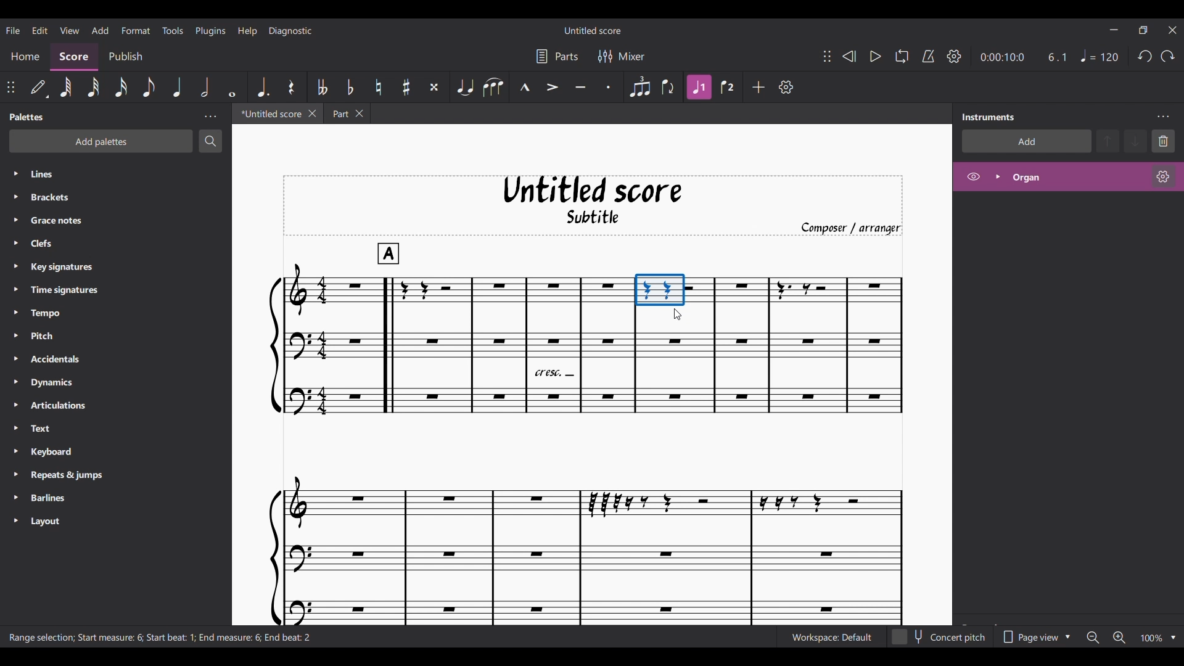 The width and height of the screenshot is (1184, 666). Describe the element at coordinates (347, 113) in the screenshot. I see `Earlier tab` at that location.